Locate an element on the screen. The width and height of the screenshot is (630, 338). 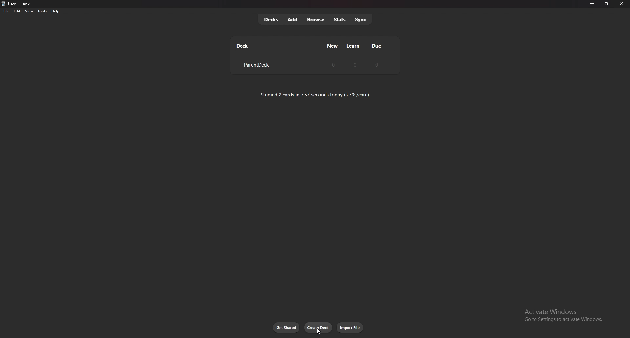
tools is located at coordinates (42, 11).